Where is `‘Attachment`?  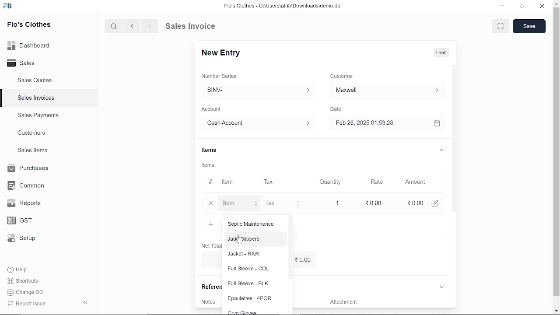 ‘Attachment is located at coordinates (346, 302).